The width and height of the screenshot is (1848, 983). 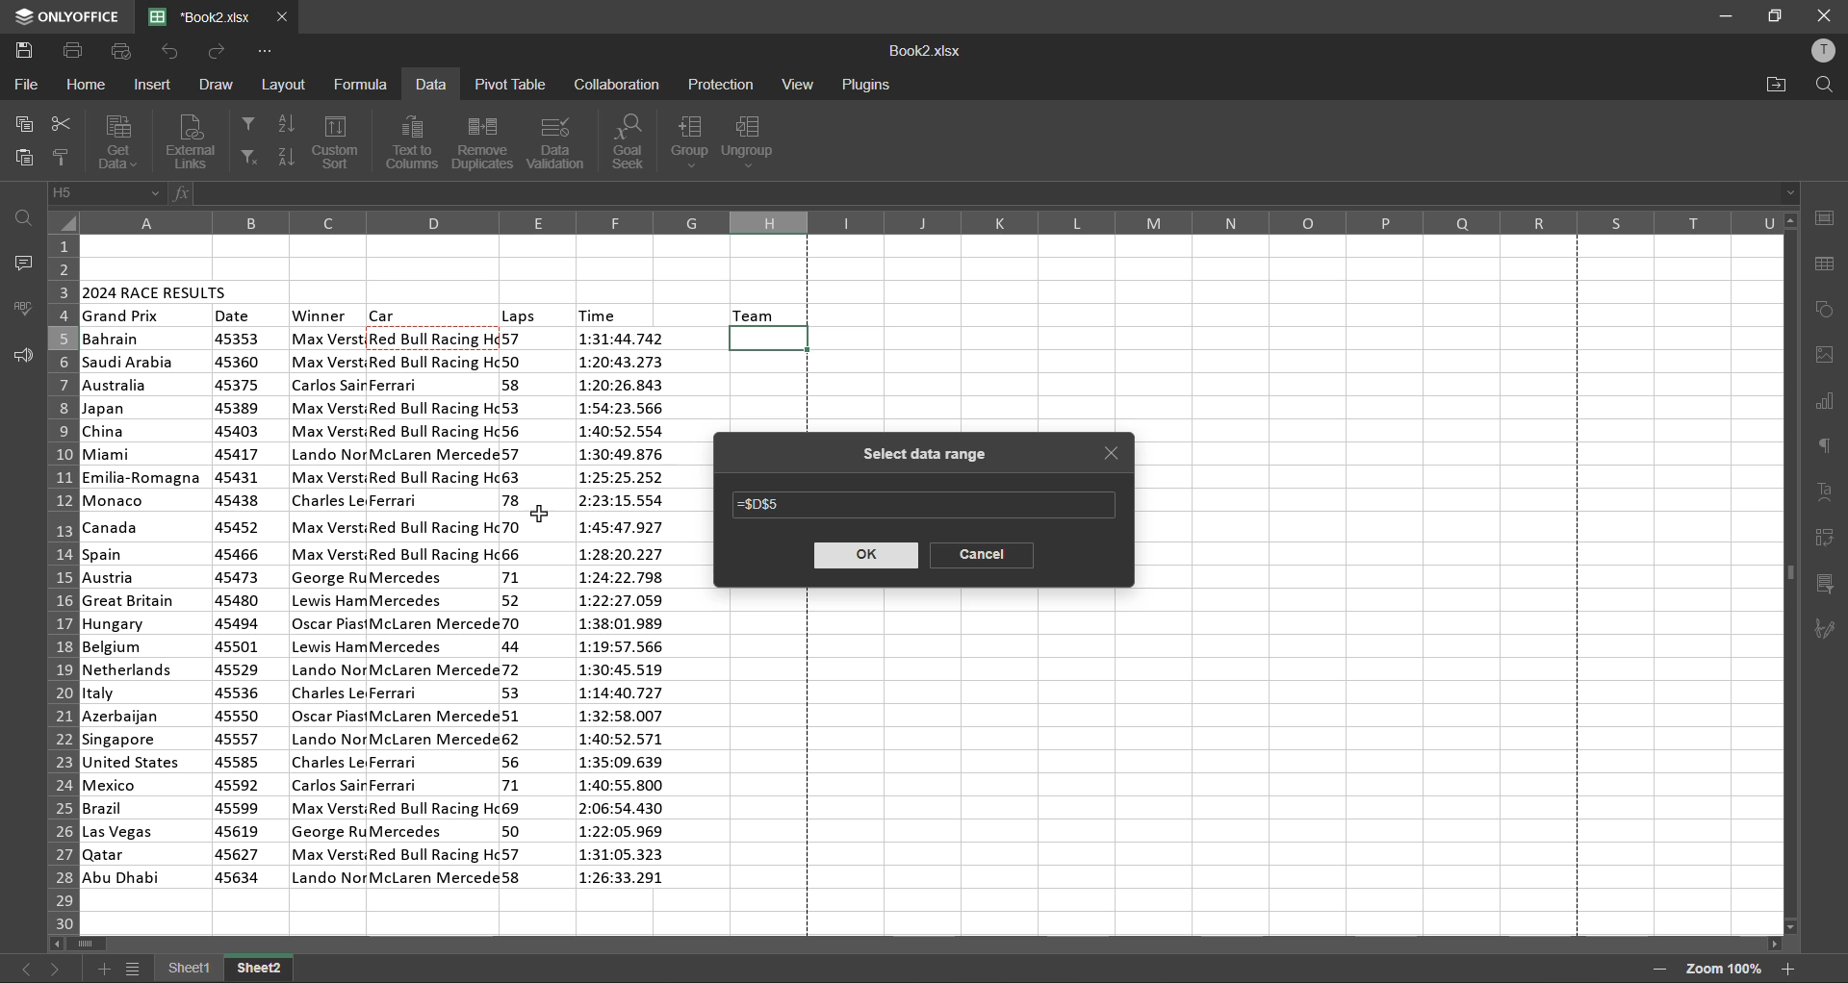 I want to click on paragraph, so click(x=1830, y=444).